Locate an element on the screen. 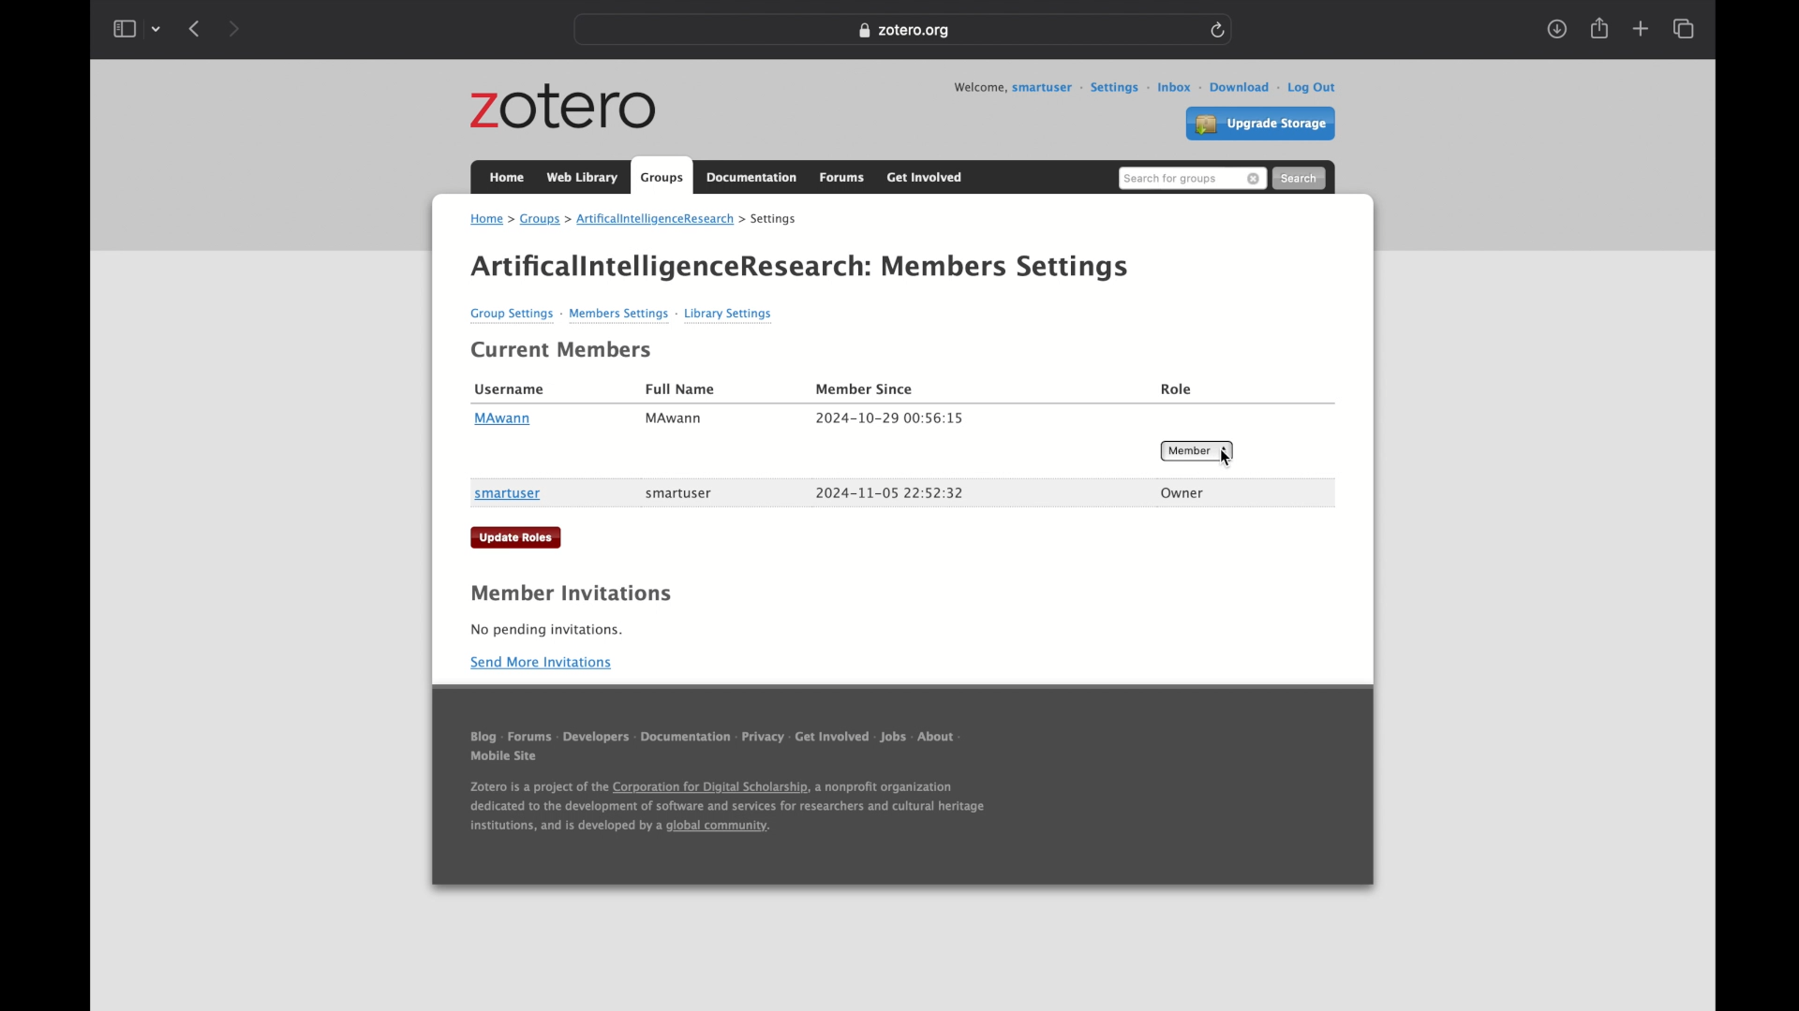 Image resolution: width=1799 pixels, height=1011 pixels. show tab overview is located at coordinates (1686, 29).